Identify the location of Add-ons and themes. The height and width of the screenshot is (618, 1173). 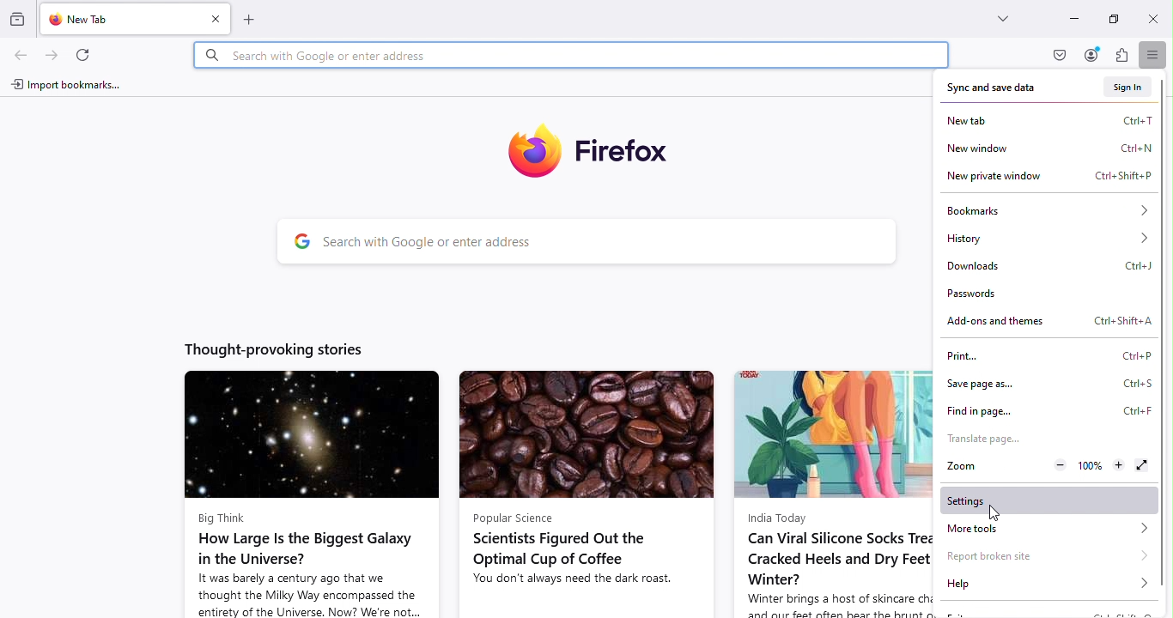
(1050, 322).